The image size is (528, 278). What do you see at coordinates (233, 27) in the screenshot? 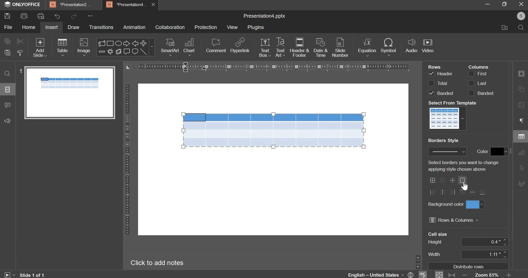
I see `view` at bounding box center [233, 27].